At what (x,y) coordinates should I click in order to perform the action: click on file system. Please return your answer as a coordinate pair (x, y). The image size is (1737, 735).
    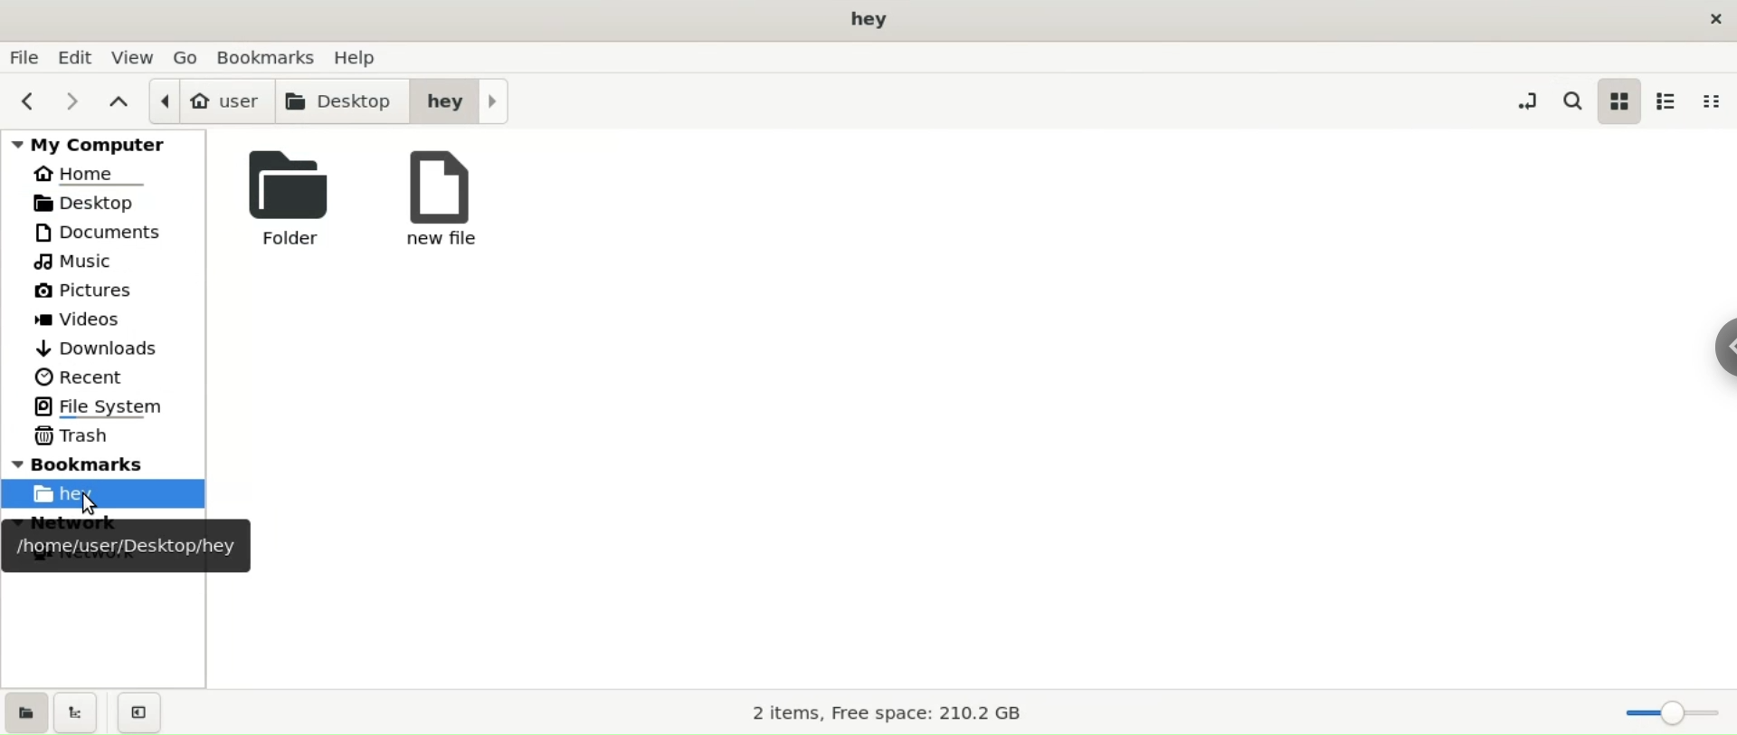
    Looking at the image, I should click on (103, 408).